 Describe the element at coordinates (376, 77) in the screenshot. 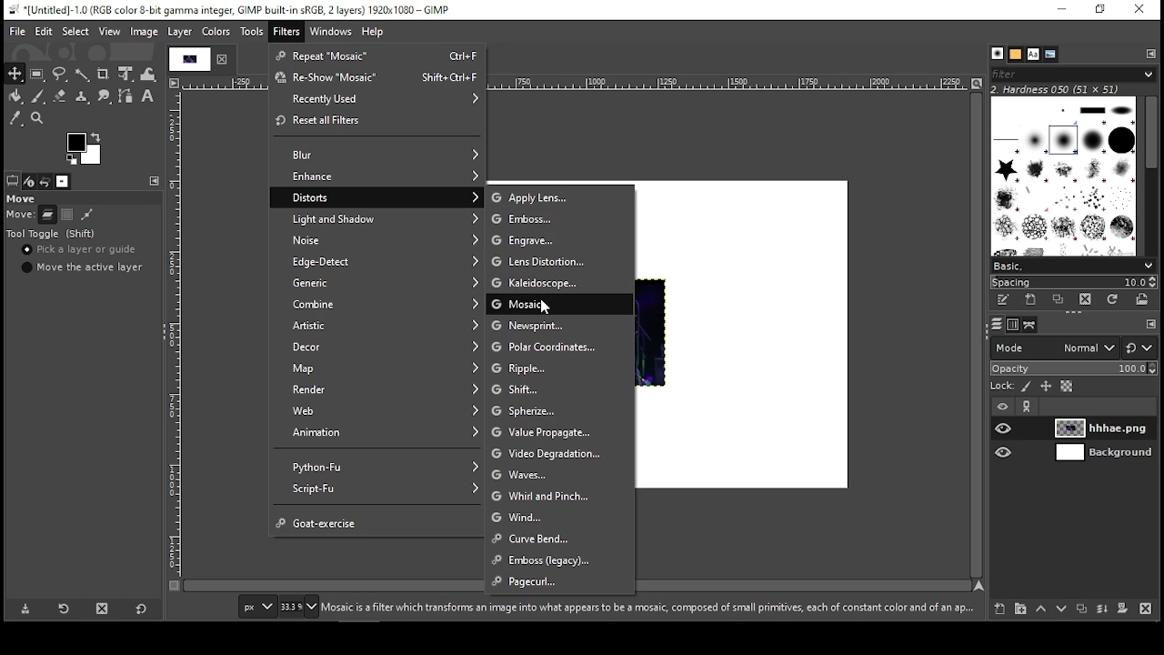

I see `reshow` at that location.